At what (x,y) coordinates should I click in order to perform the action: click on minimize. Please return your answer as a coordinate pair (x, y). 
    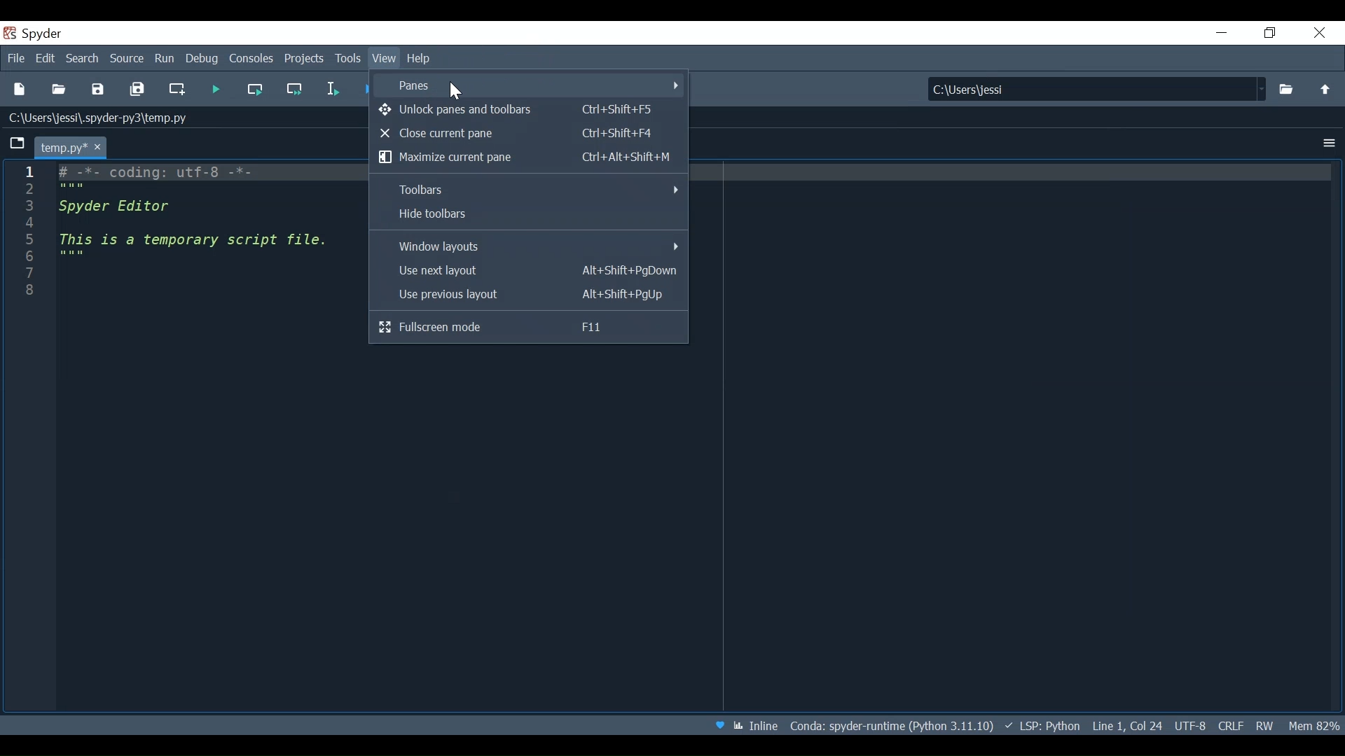
    Looking at the image, I should click on (1222, 32).